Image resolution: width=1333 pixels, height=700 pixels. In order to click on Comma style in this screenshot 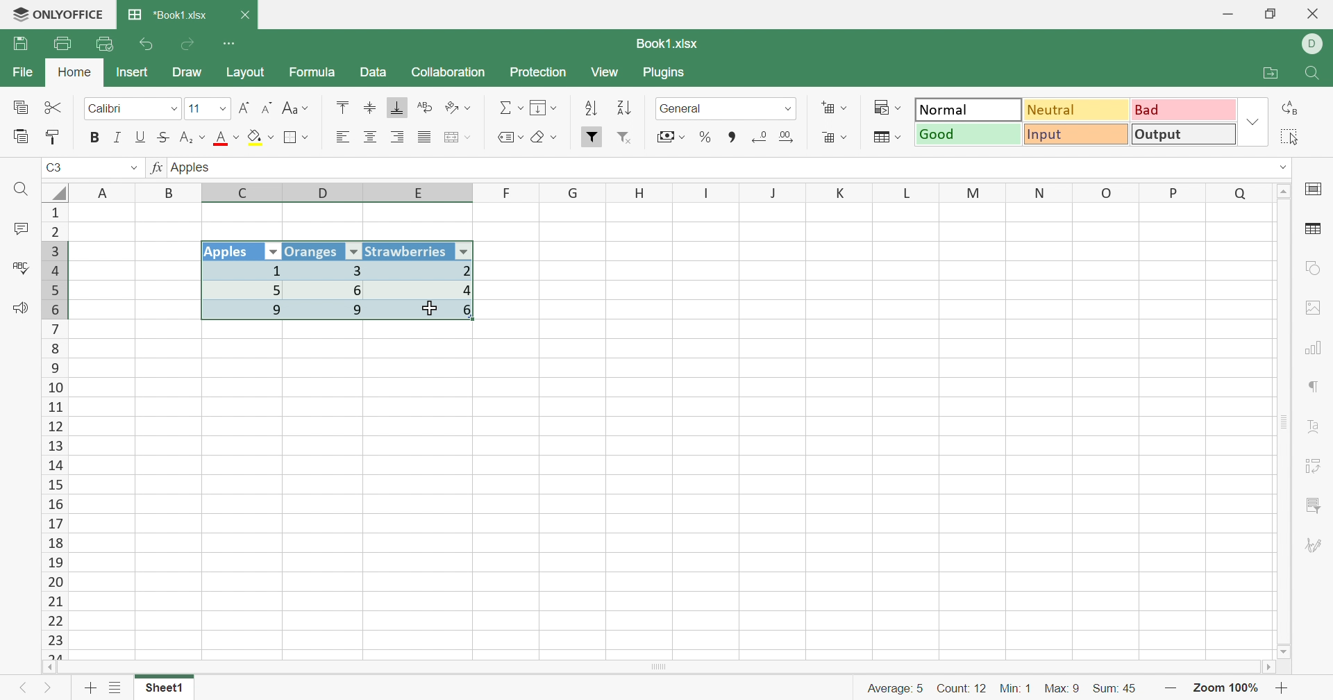, I will do `click(732, 135)`.